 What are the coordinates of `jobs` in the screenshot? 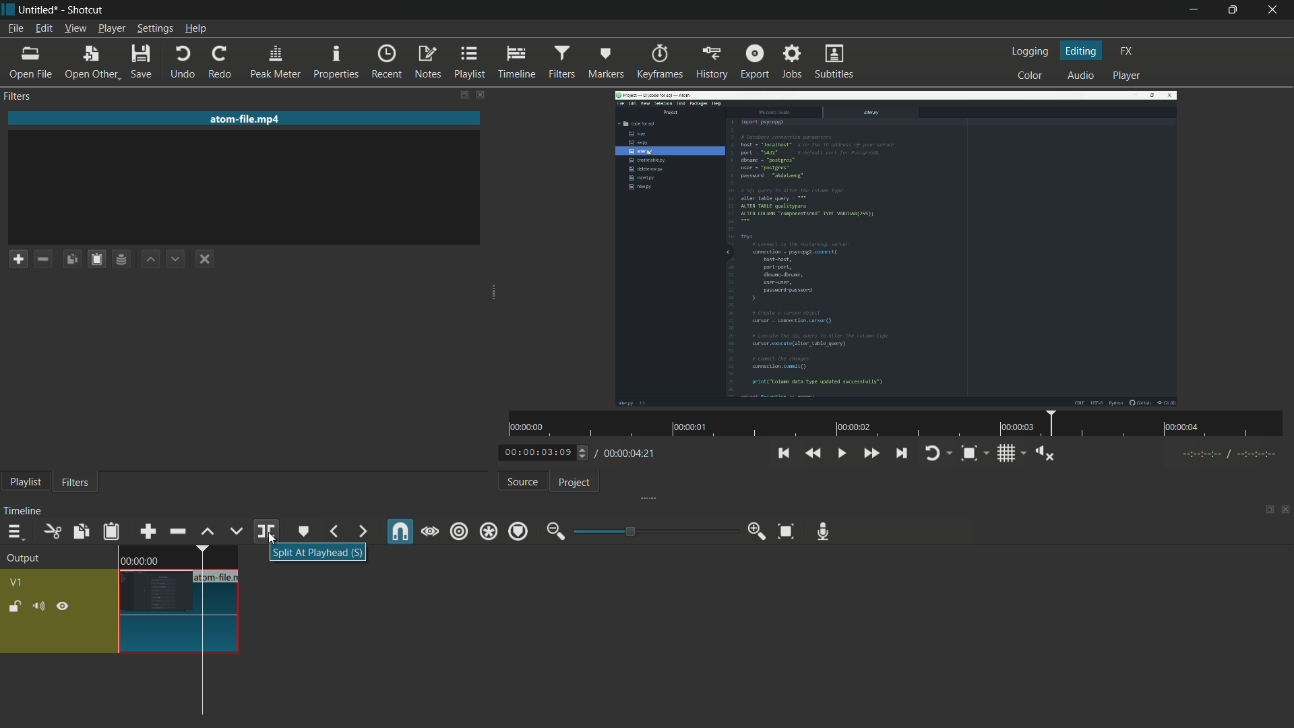 It's located at (793, 62).